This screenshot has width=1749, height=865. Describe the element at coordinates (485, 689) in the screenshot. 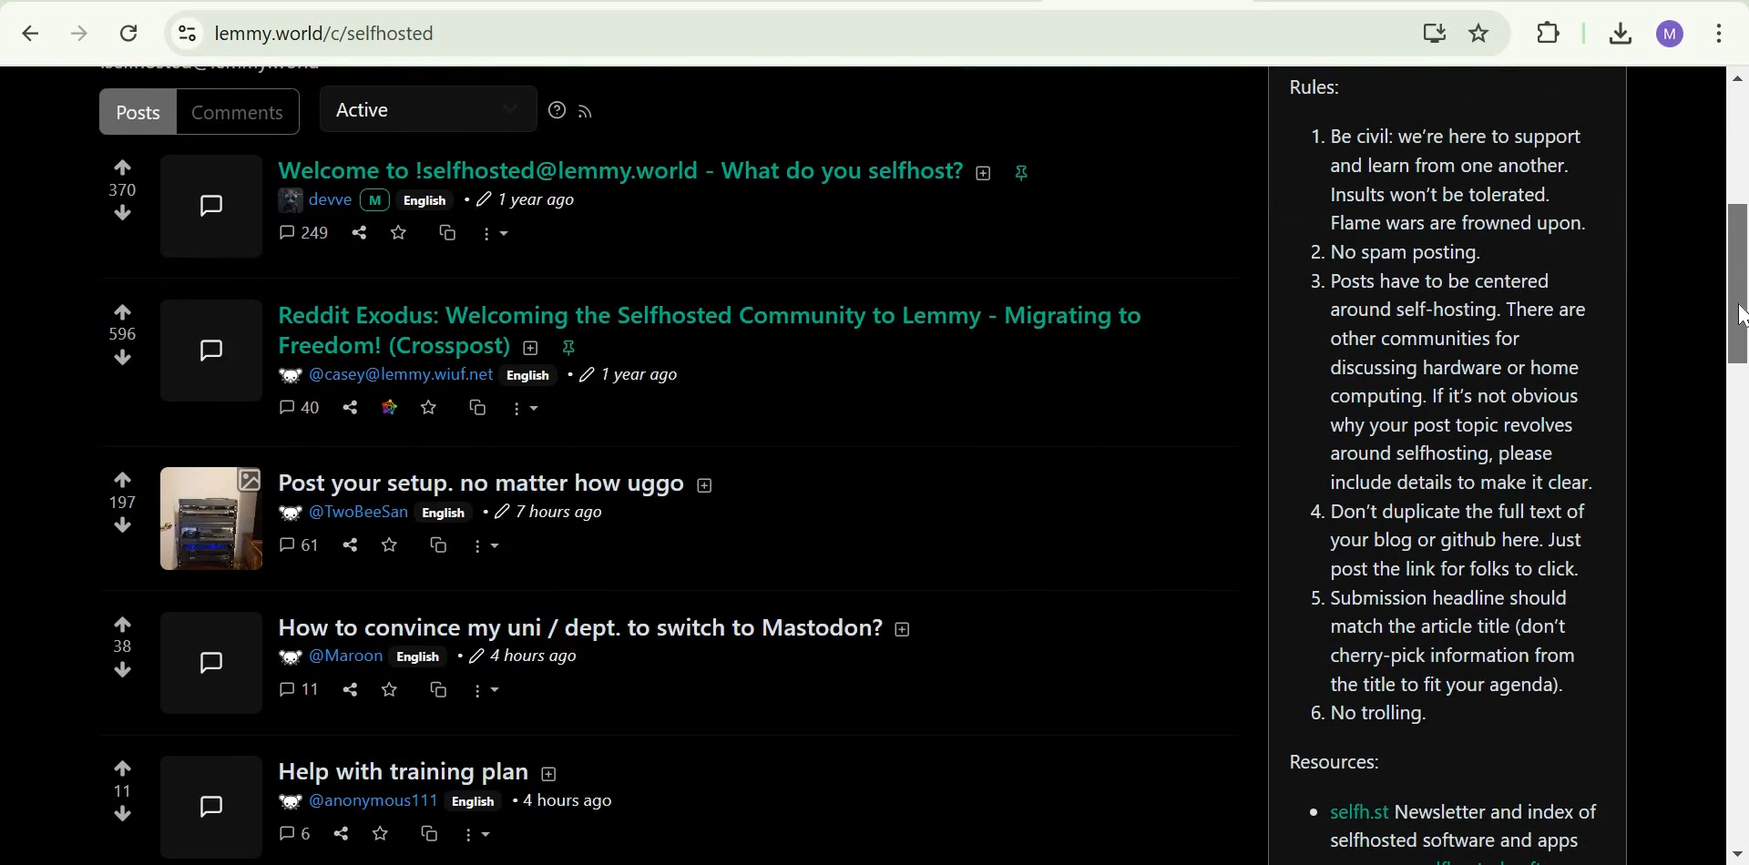

I see `more` at that location.